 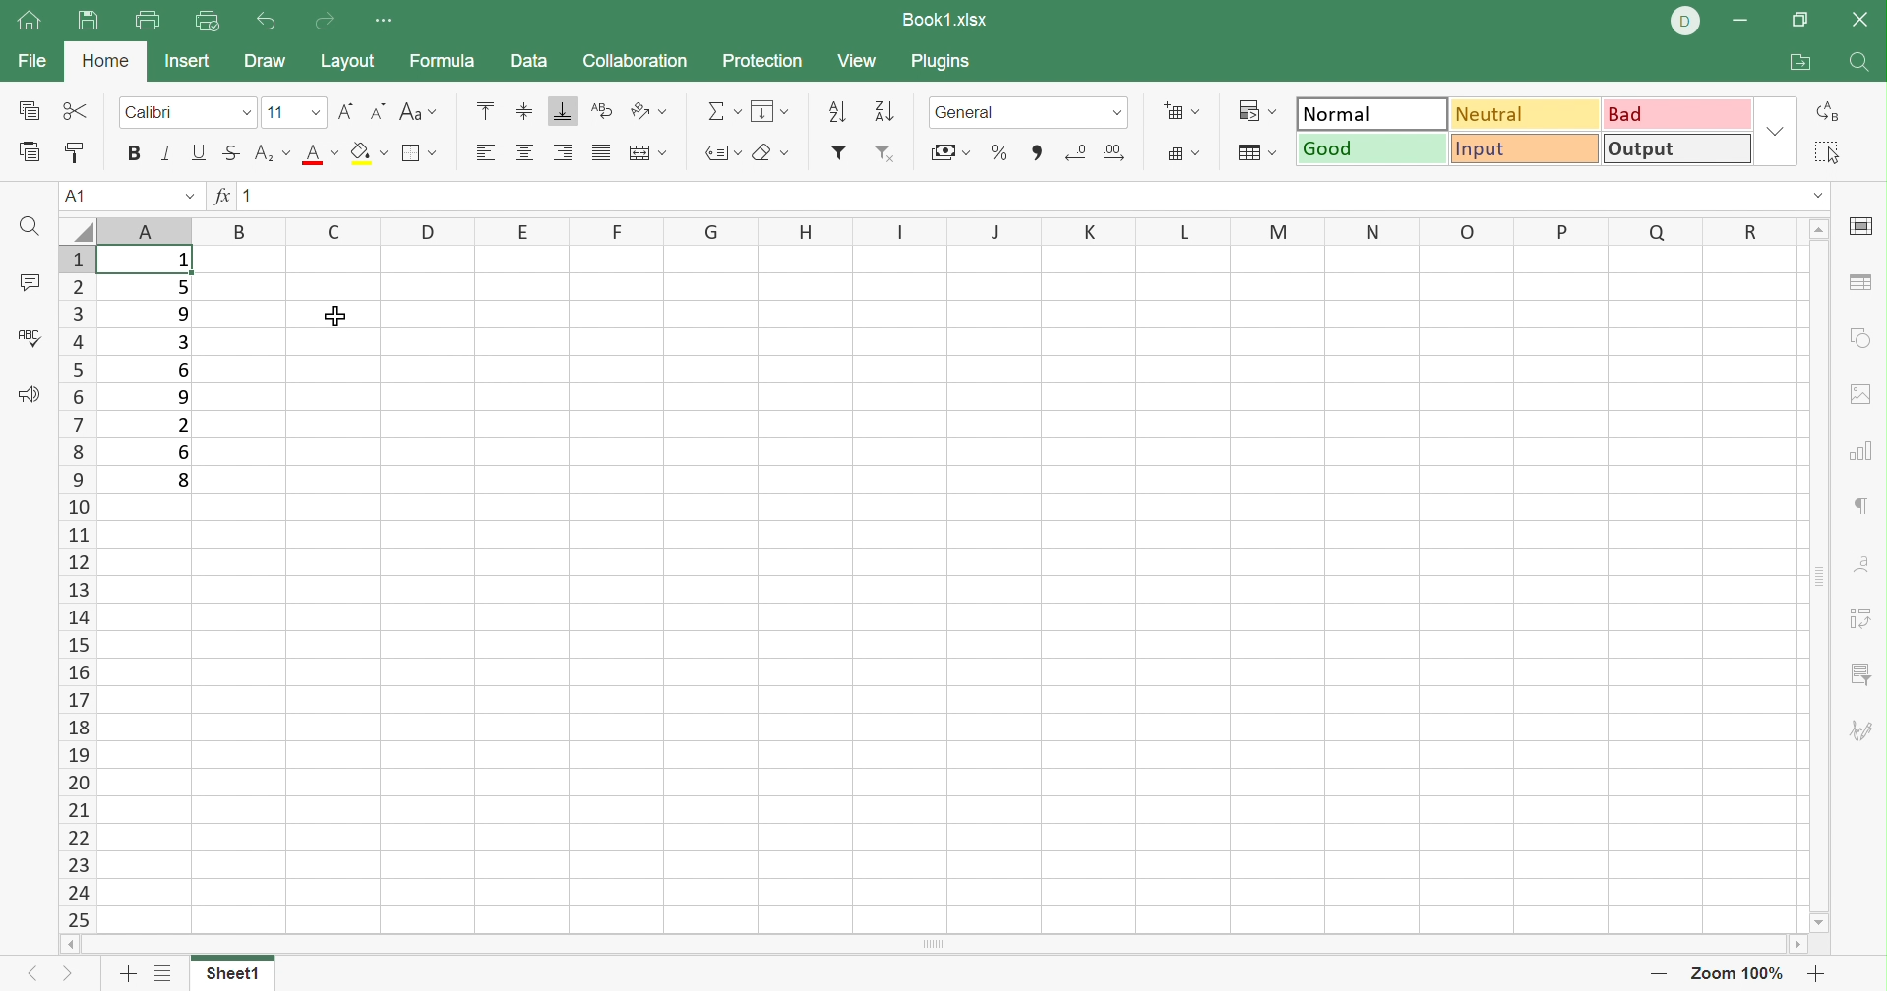 I want to click on 1, so click(x=257, y=196).